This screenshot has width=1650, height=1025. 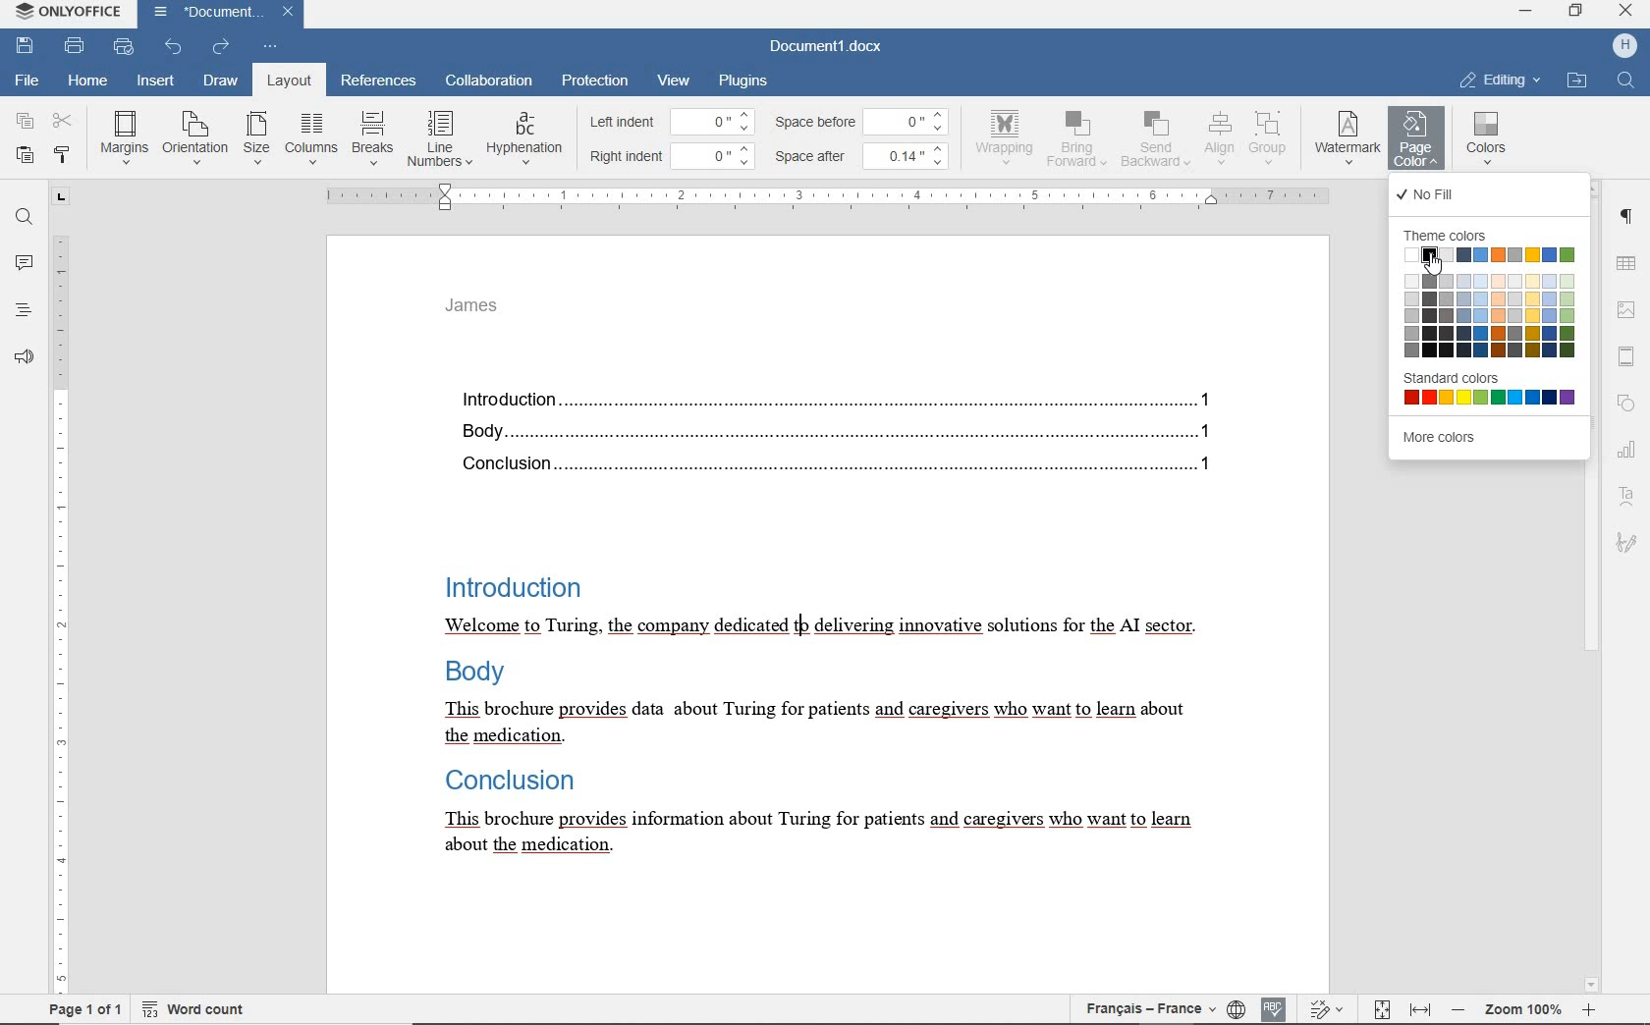 I want to click on text language, so click(x=1145, y=1006).